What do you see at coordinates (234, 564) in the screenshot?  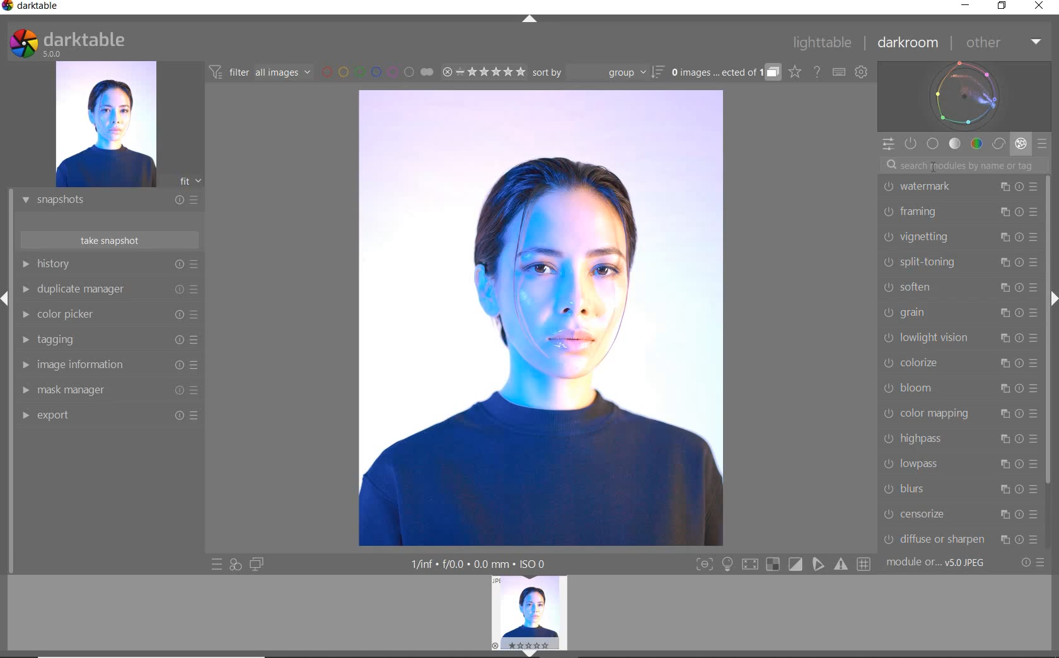 I see `QUICK ACCESS FOR APPLYING ANY OF YOUR STYLES` at bounding box center [234, 564].